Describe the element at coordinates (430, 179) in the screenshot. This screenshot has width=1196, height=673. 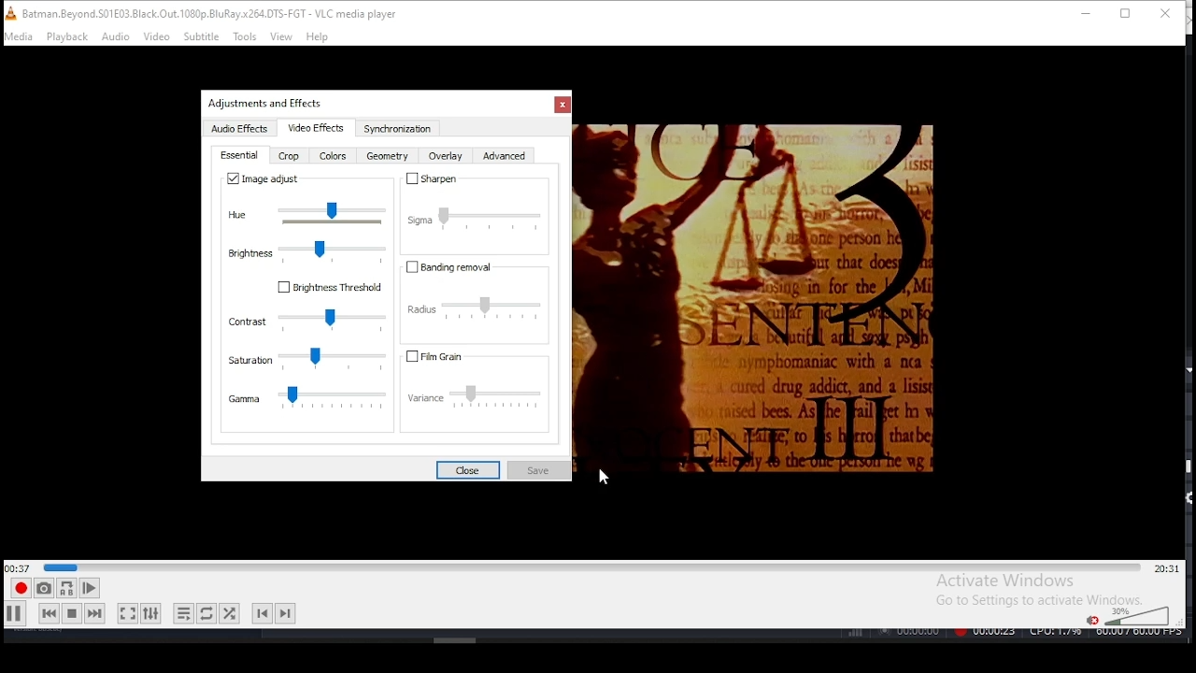
I see `sharpen on/off` at that location.